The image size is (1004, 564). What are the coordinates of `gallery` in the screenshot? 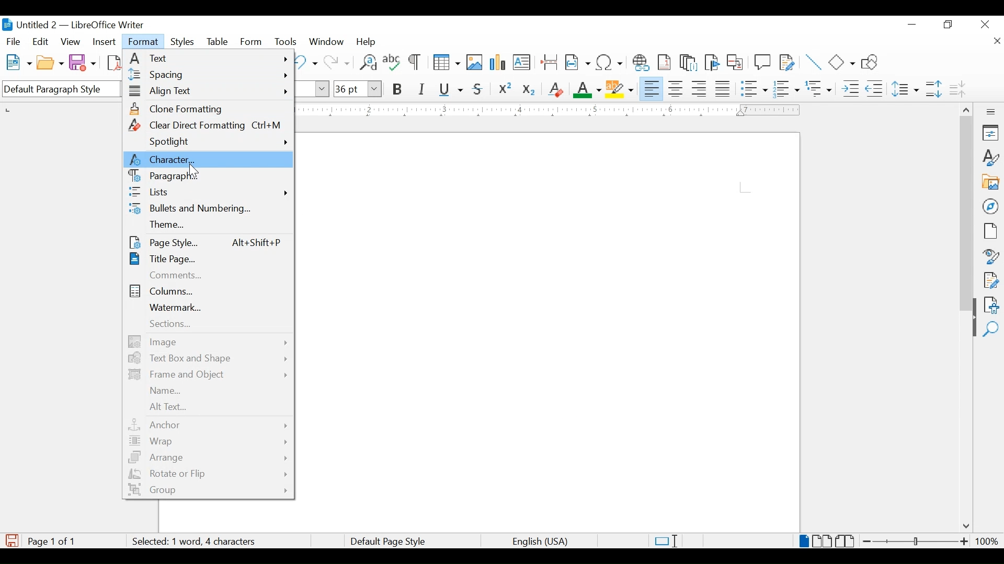 It's located at (991, 182).